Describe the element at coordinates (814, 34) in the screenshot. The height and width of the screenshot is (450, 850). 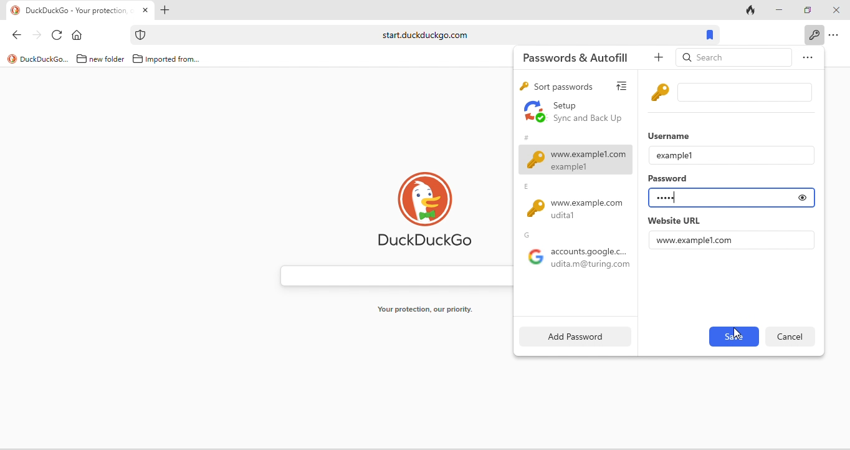
I see `key icon to show passwords and auto fills when clicked` at that location.